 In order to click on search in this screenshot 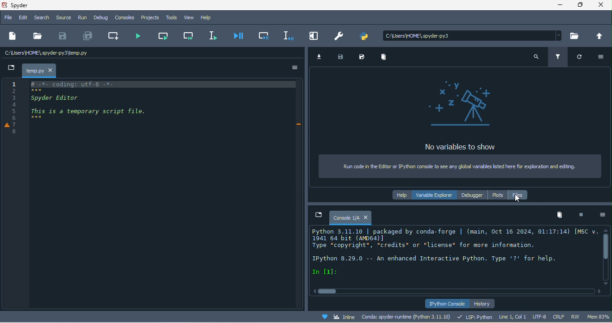, I will do `click(539, 58)`.